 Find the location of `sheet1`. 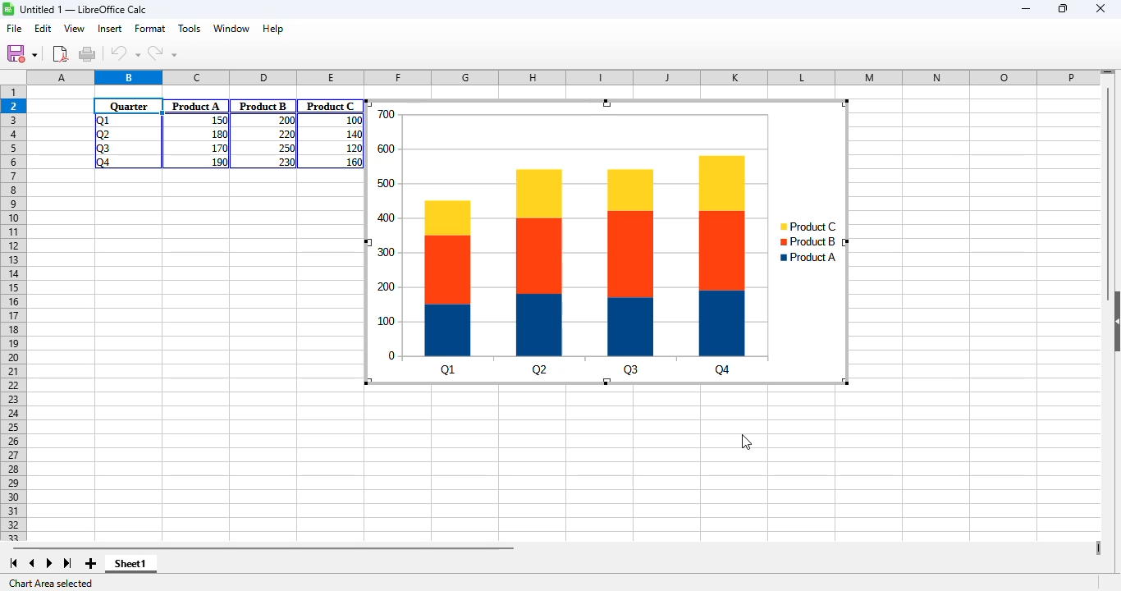

sheet1 is located at coordinates (130, 564).